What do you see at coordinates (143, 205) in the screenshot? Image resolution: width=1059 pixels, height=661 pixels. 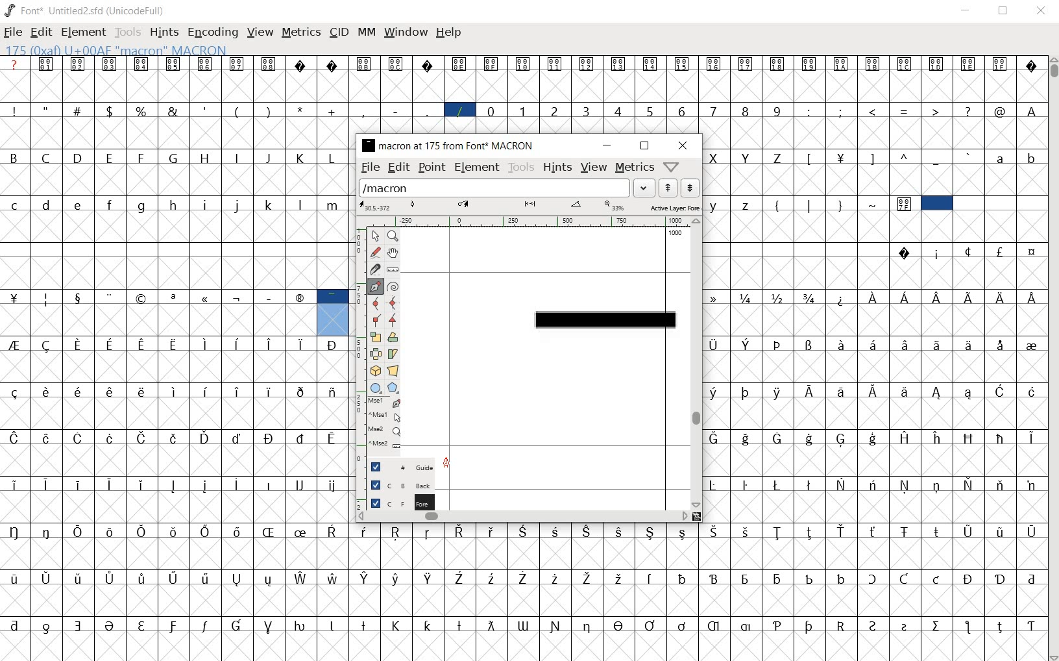 I see `g` at bounding box center [143, 205].